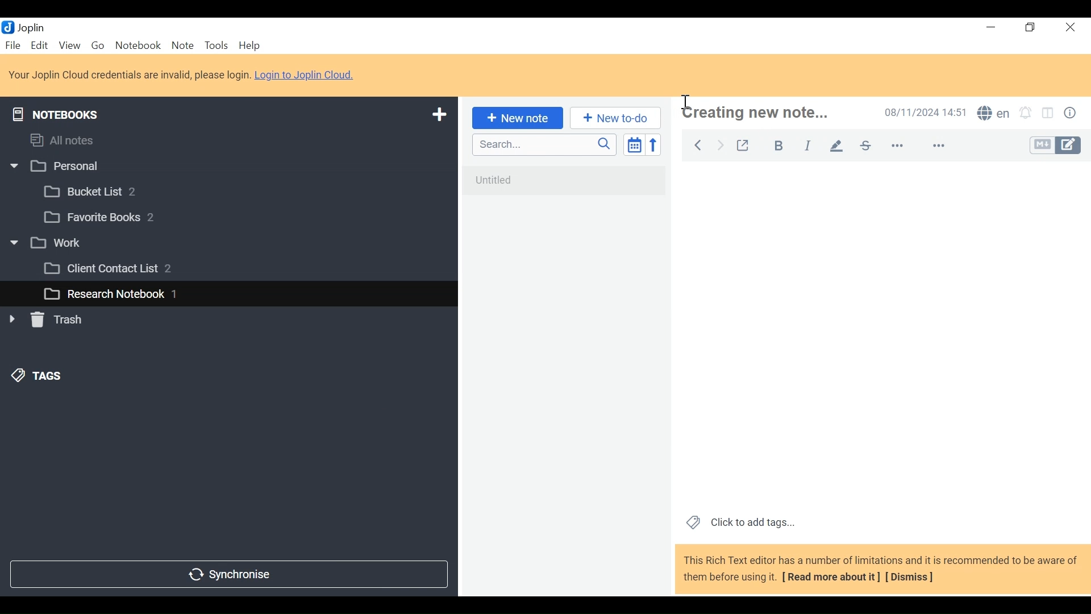 The image size is (1091, 614). I want to click on Note Name, so click(768, 114).